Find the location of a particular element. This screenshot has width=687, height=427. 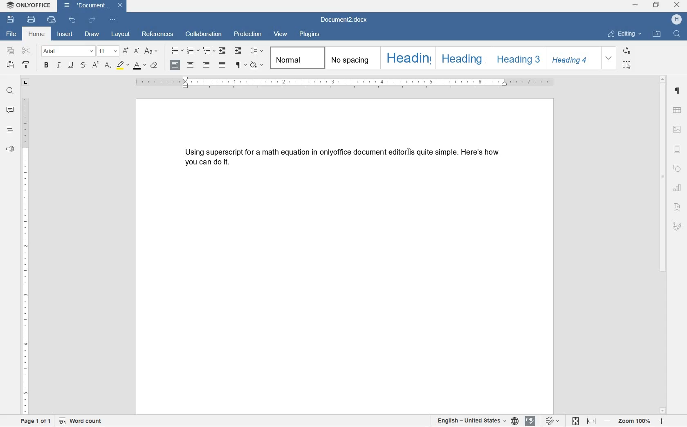

bullets is located at coordinates (177, 50).